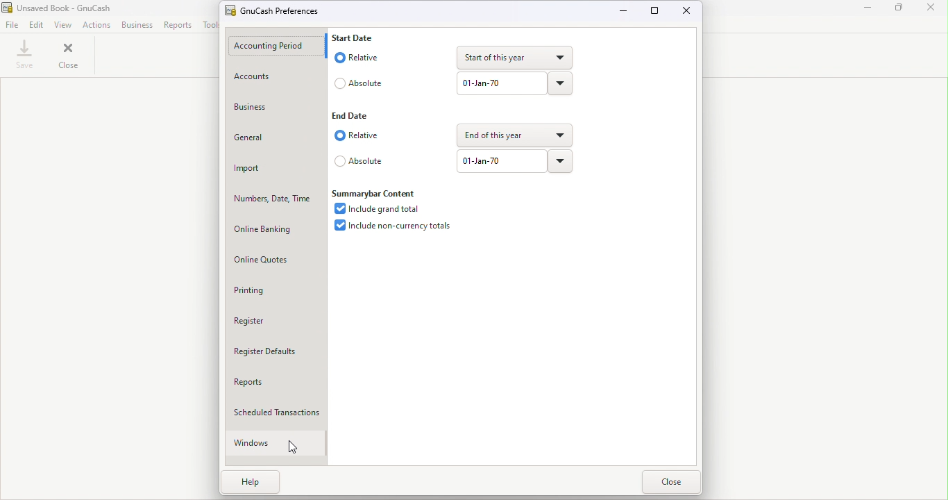 The image size is (948, 500). What do you see at coordinates (391, 228) in the screenshot?
I see `Include non currency totals` at bounding box center [391, 228].